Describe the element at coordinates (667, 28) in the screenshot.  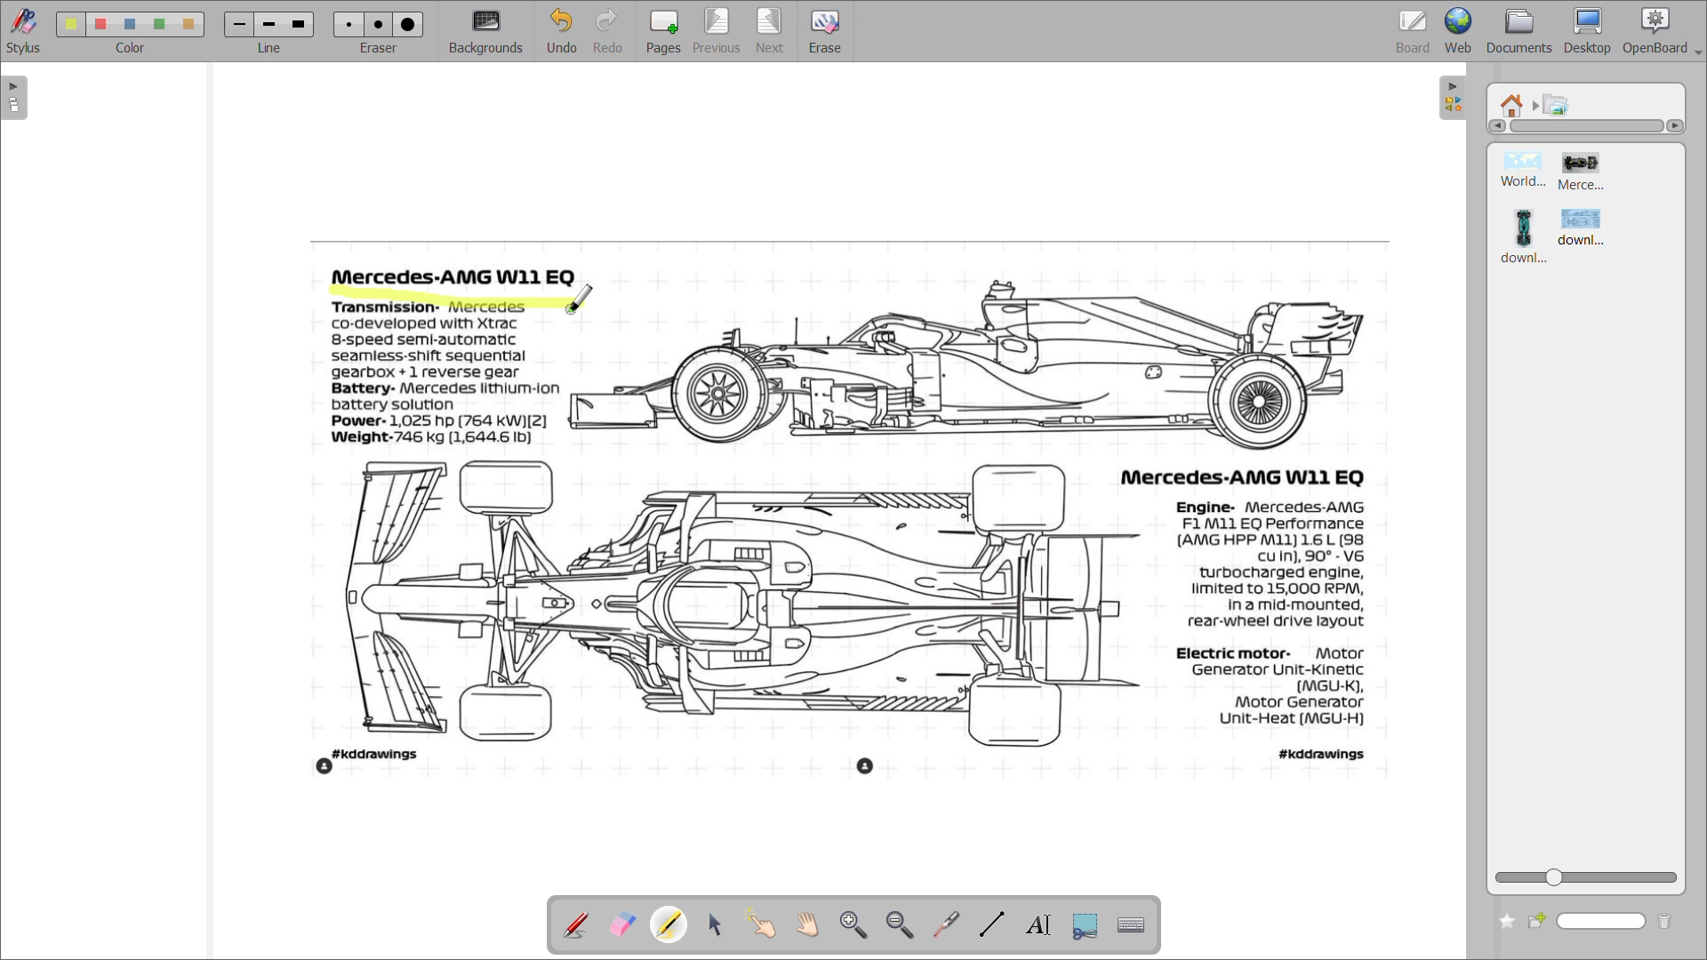
I see `pages` at that location.